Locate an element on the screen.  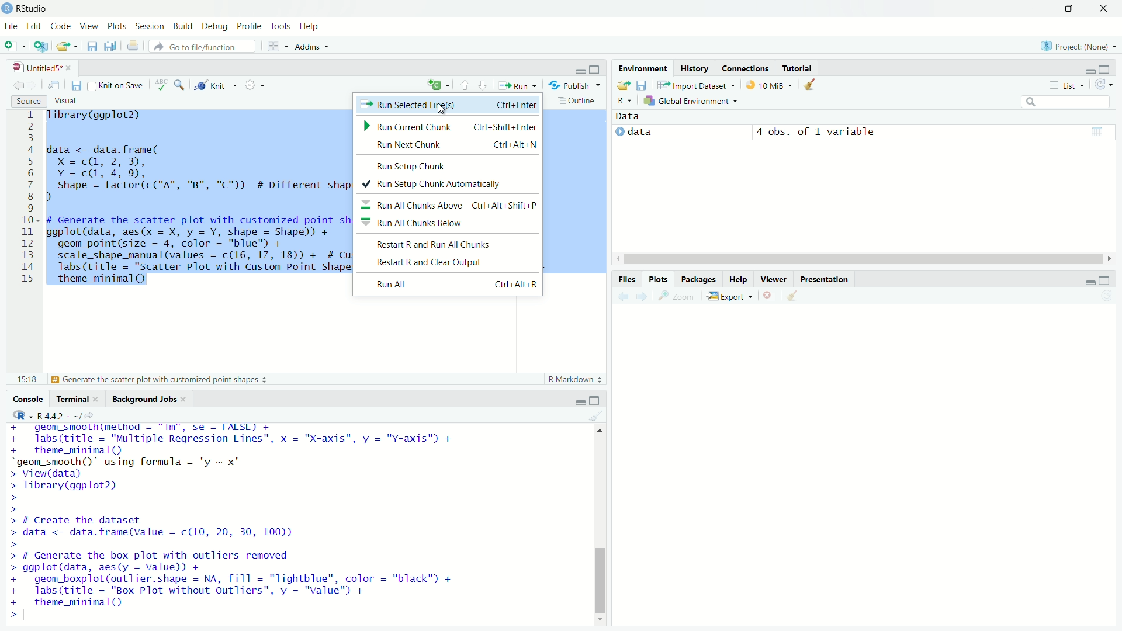
Terminal is located at coordinates (70, 399).